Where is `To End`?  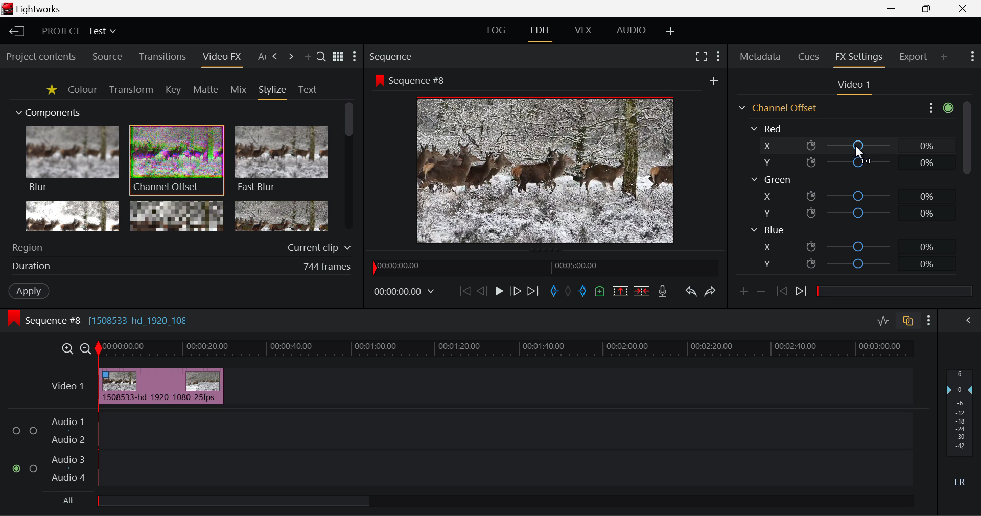
To End is located at coordinates (535, 292).